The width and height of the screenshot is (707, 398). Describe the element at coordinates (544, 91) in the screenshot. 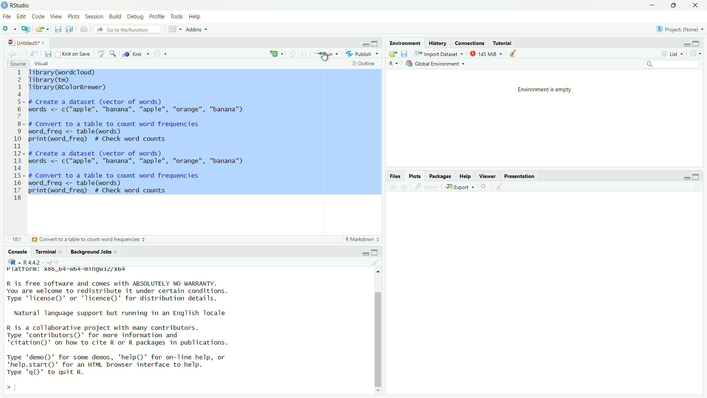

I see `Environment is empty` at that location.